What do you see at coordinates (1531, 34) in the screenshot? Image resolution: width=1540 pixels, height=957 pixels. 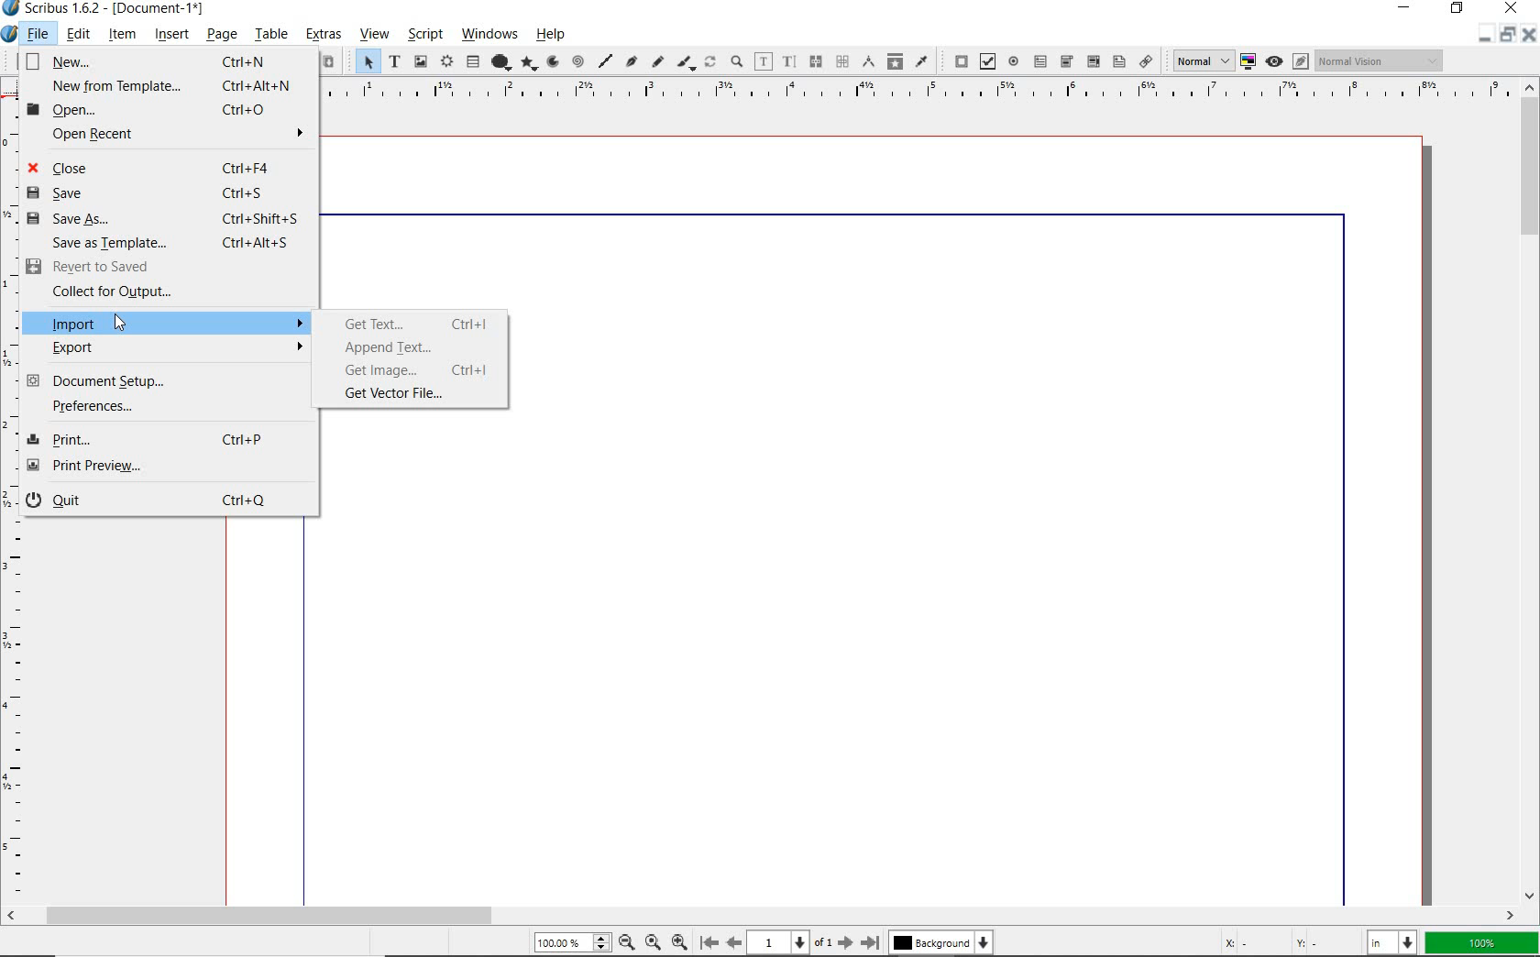 I see `Close` at bounding box center [1531, 34].